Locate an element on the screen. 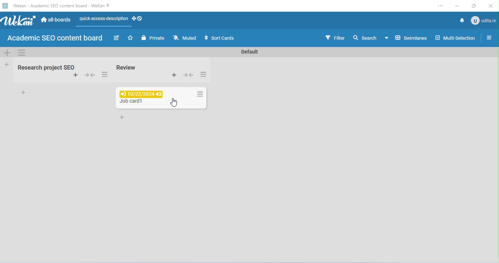  collapse is located at coordinates (91, 76).